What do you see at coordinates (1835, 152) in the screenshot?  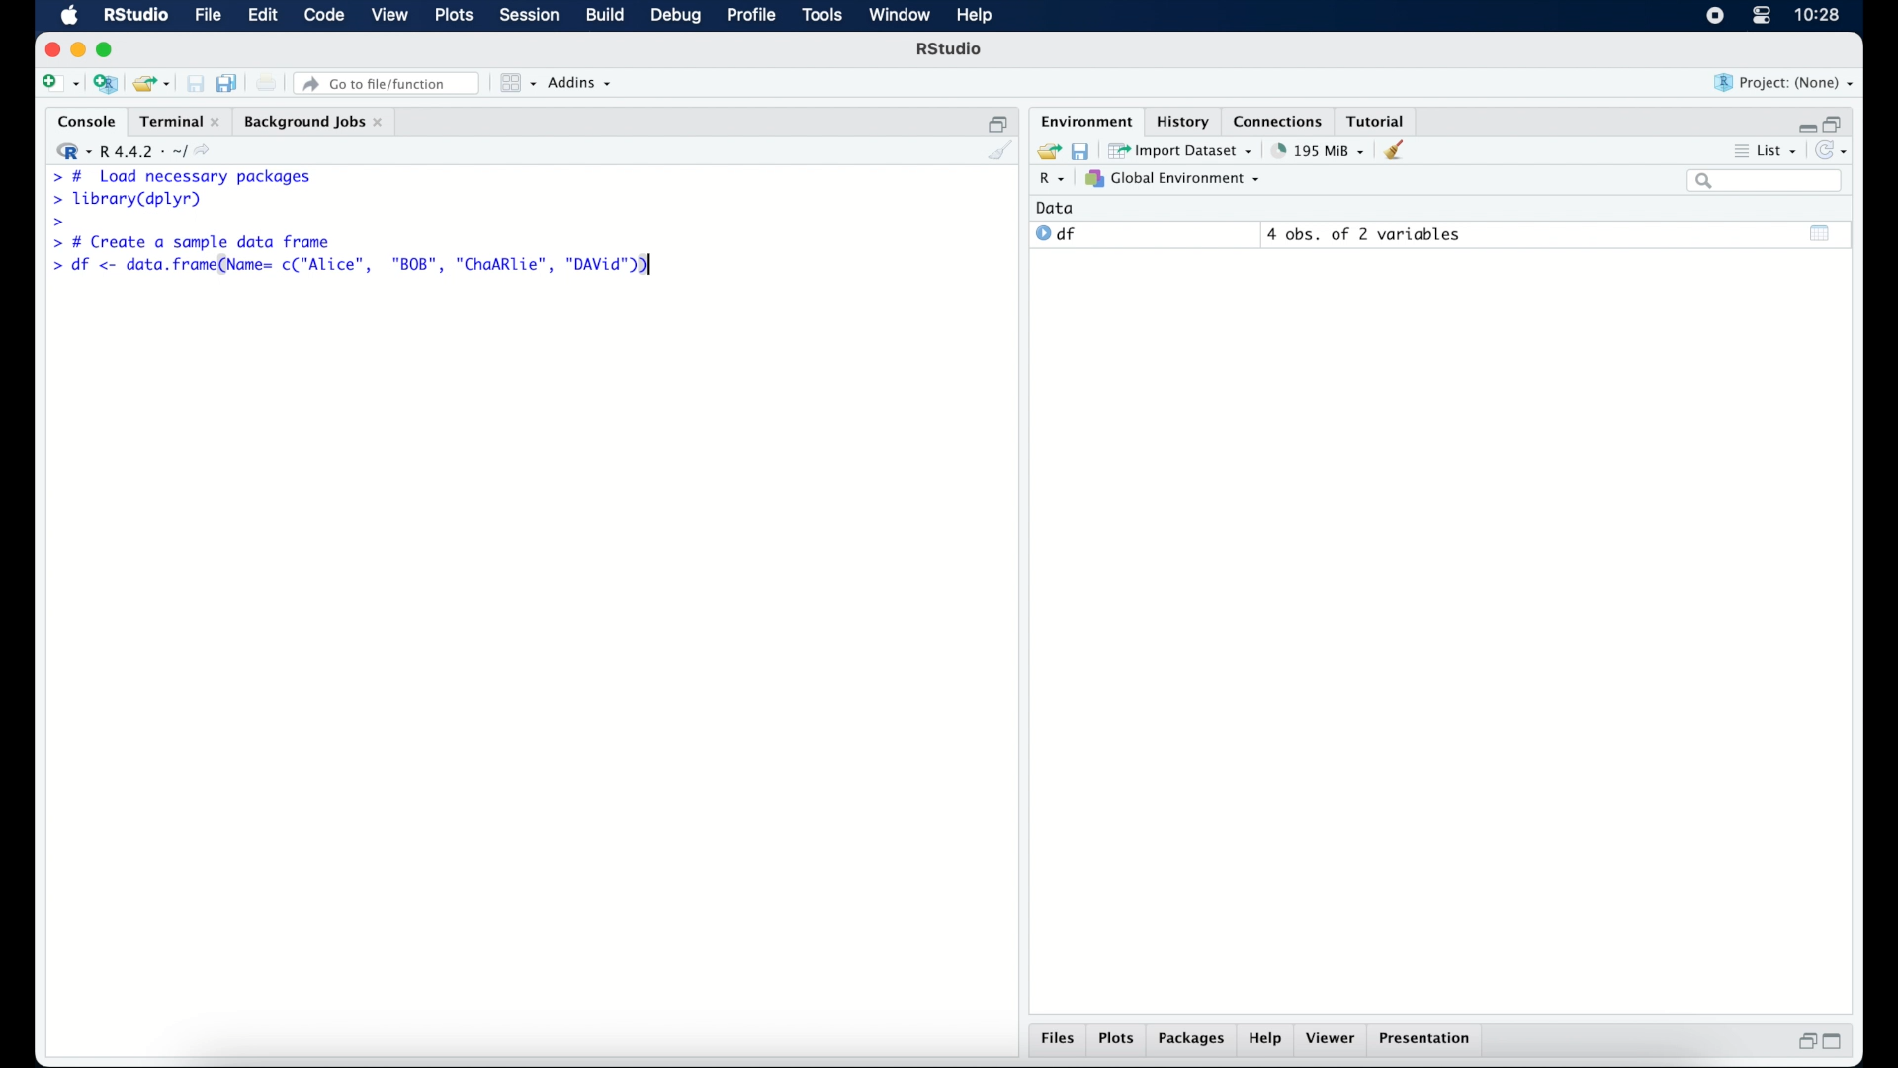 I see `refresh` at bounding box center [1835, 152].